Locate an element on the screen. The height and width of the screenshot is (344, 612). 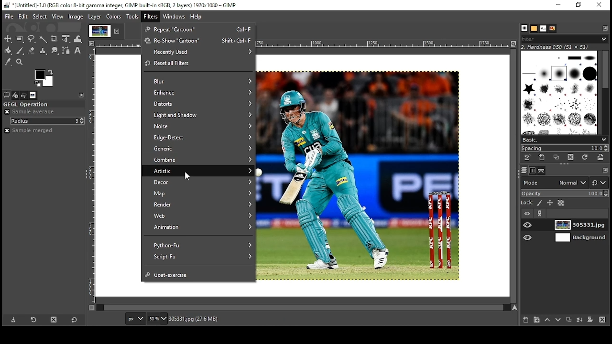
lock pixels is located at coordinates (539, 203).